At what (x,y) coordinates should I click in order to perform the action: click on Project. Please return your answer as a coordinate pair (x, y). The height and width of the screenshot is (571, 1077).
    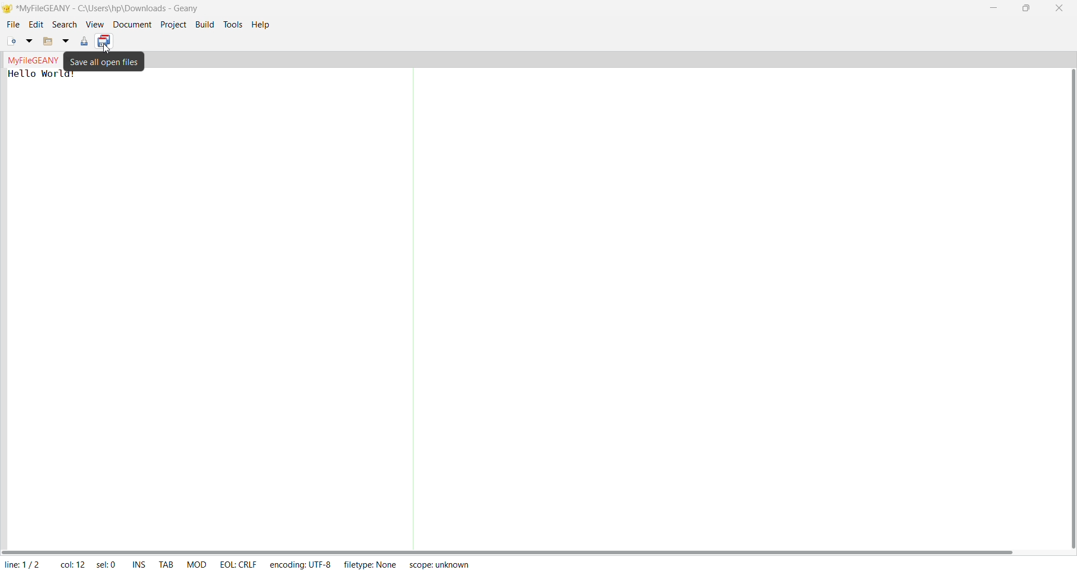
    Looking at the image, I should click on (172, 25).